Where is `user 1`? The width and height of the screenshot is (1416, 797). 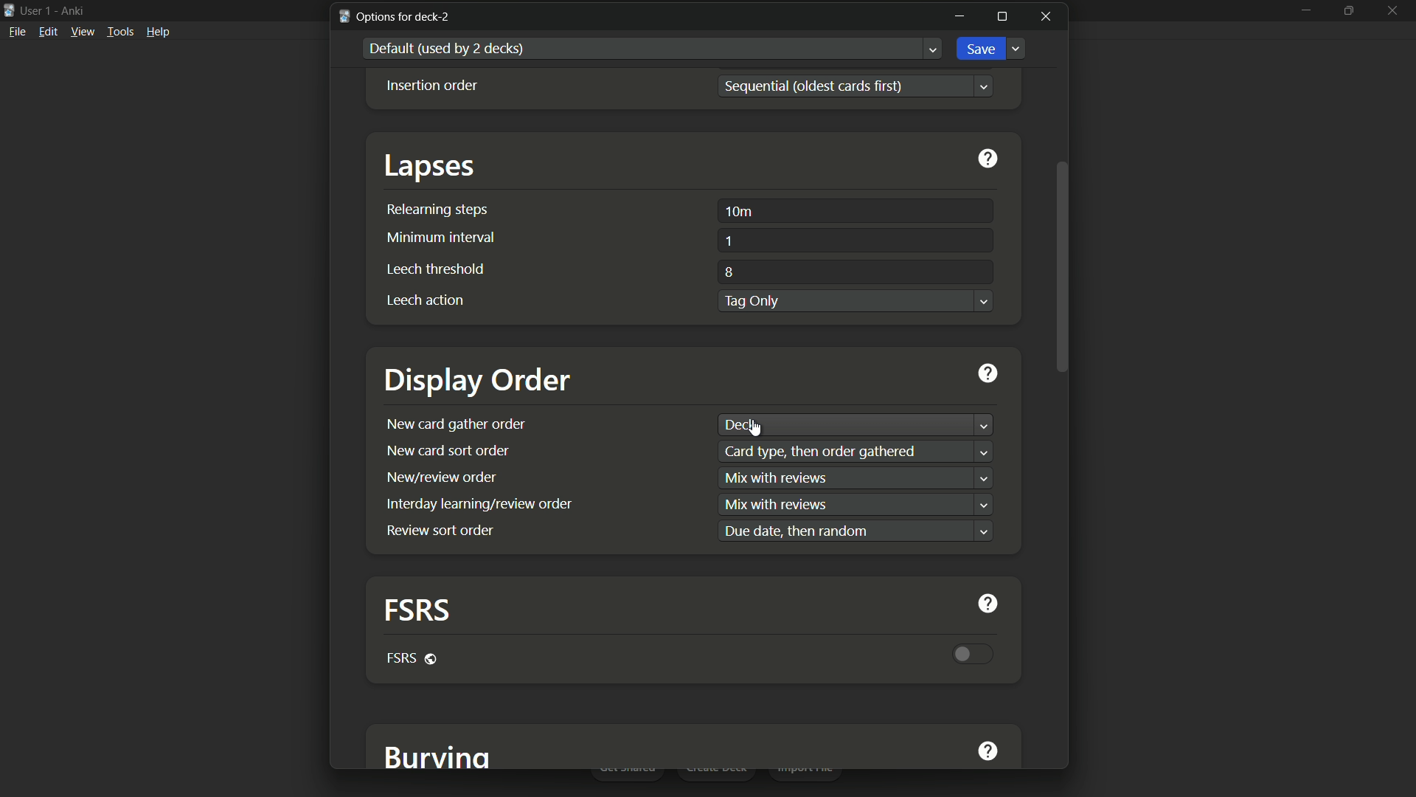
user 1 is located at coordinates (37, 11).